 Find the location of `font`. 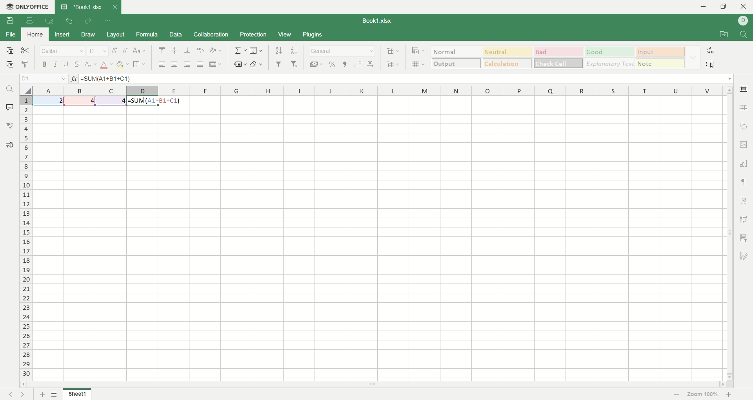

font is located at coordinates (62, 51).